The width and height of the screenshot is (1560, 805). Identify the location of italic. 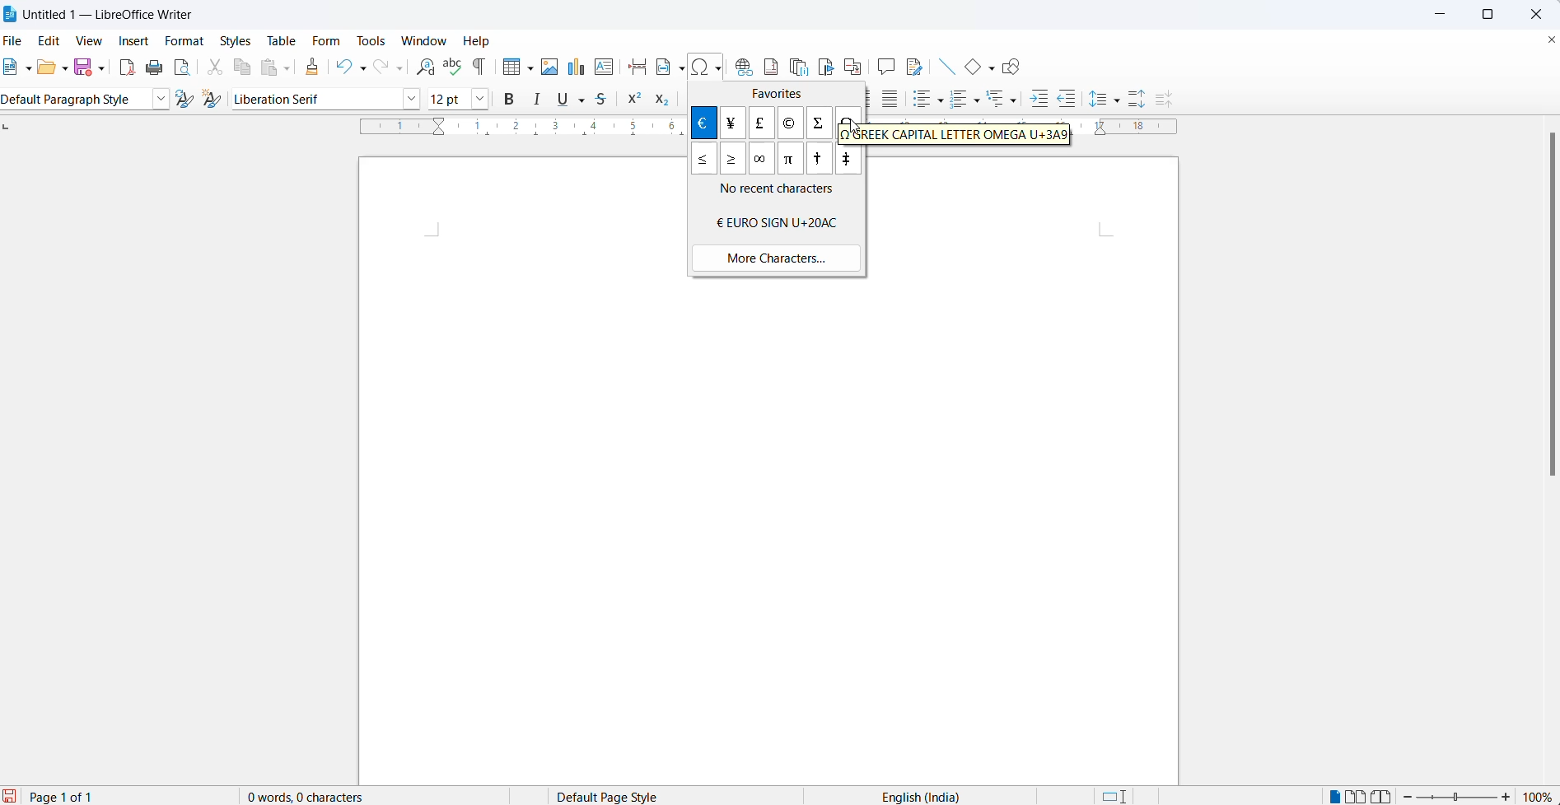
(540, 100).